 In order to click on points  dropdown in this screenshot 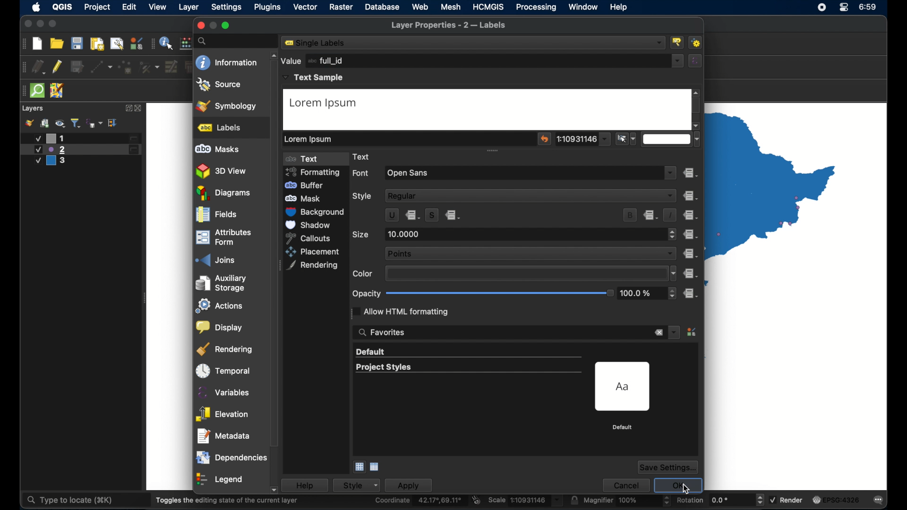, I will do `click(530, 253)`.